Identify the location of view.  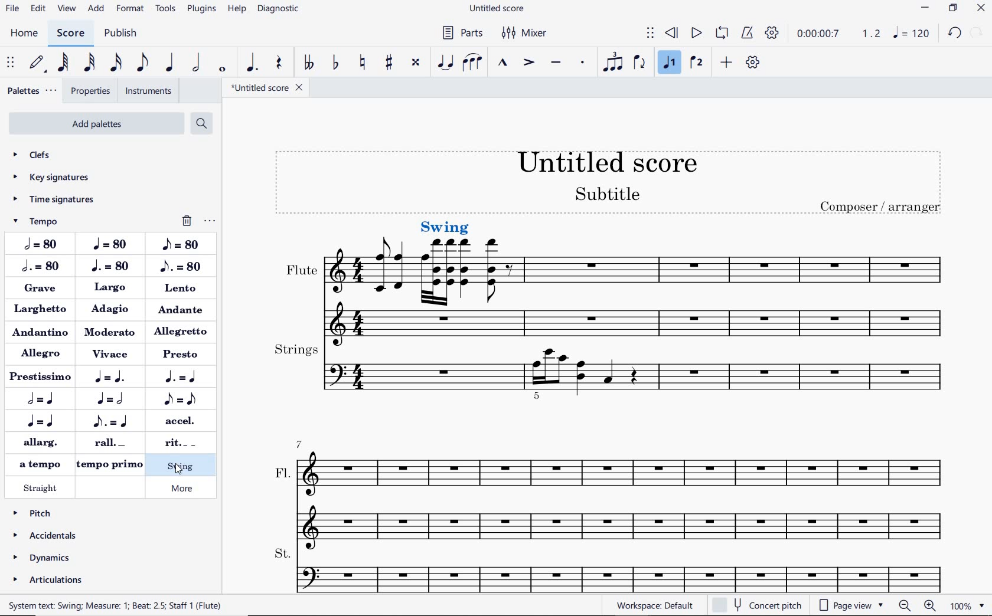
(67, 9).